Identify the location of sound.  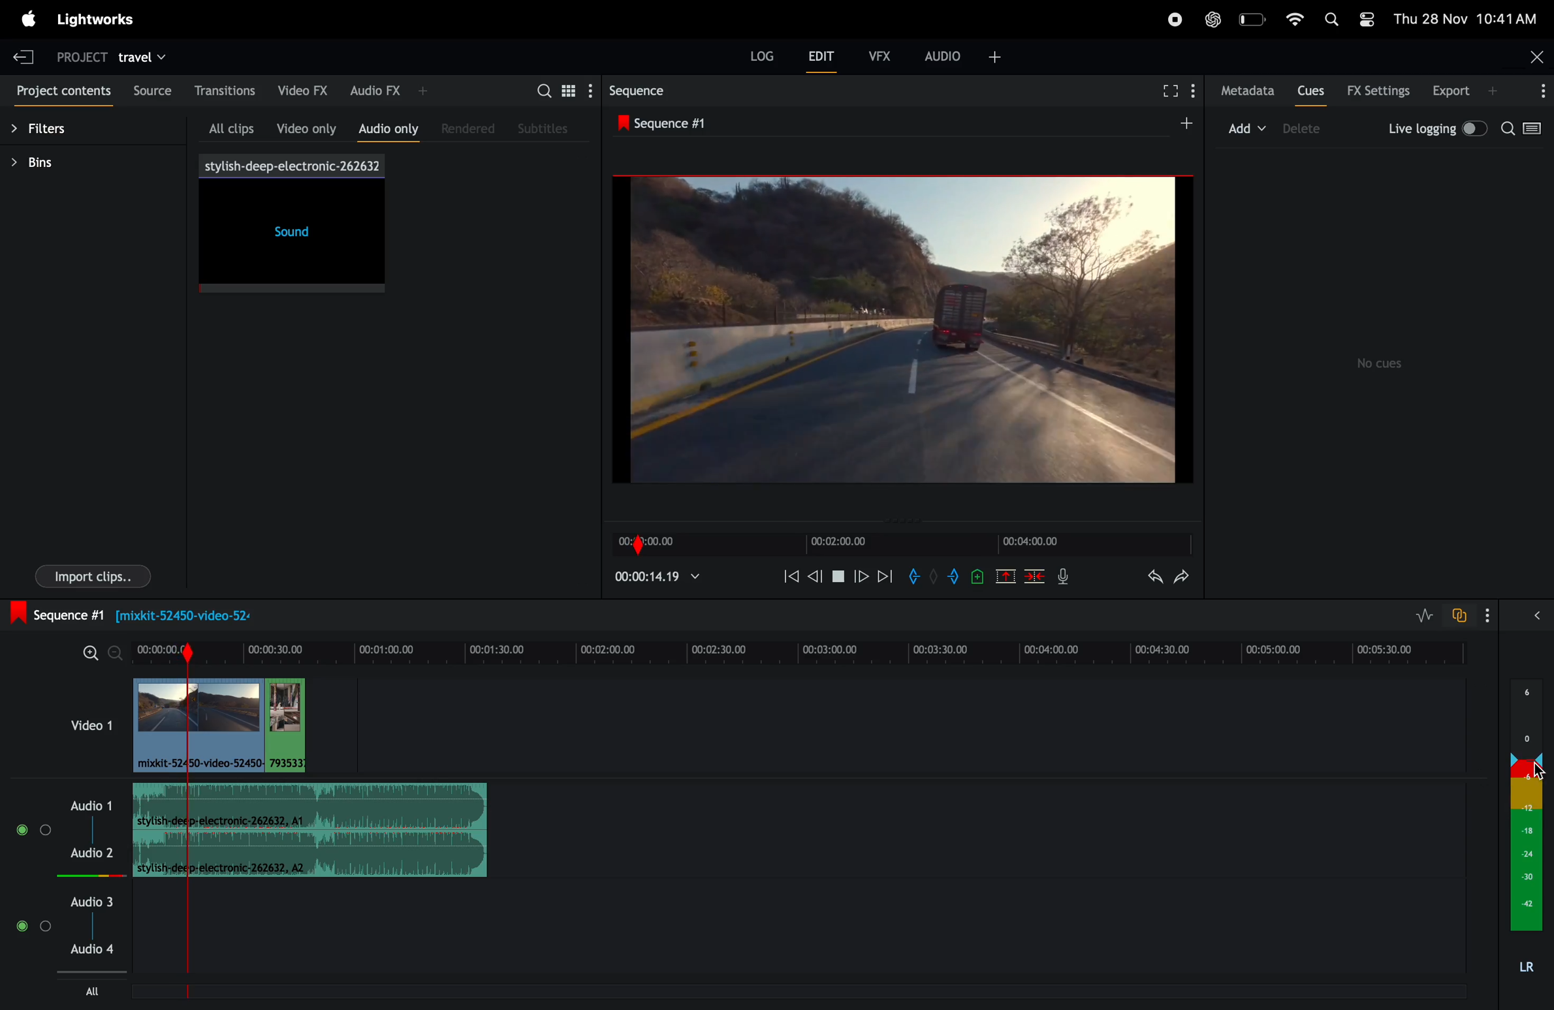
(288, 237).